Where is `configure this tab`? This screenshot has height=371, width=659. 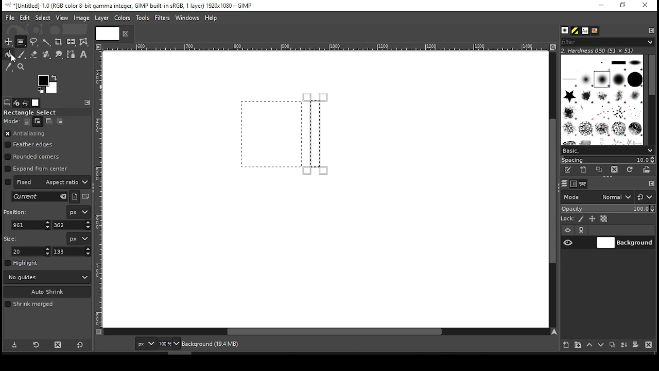
configure this tab is located at coordinates (652, 184).